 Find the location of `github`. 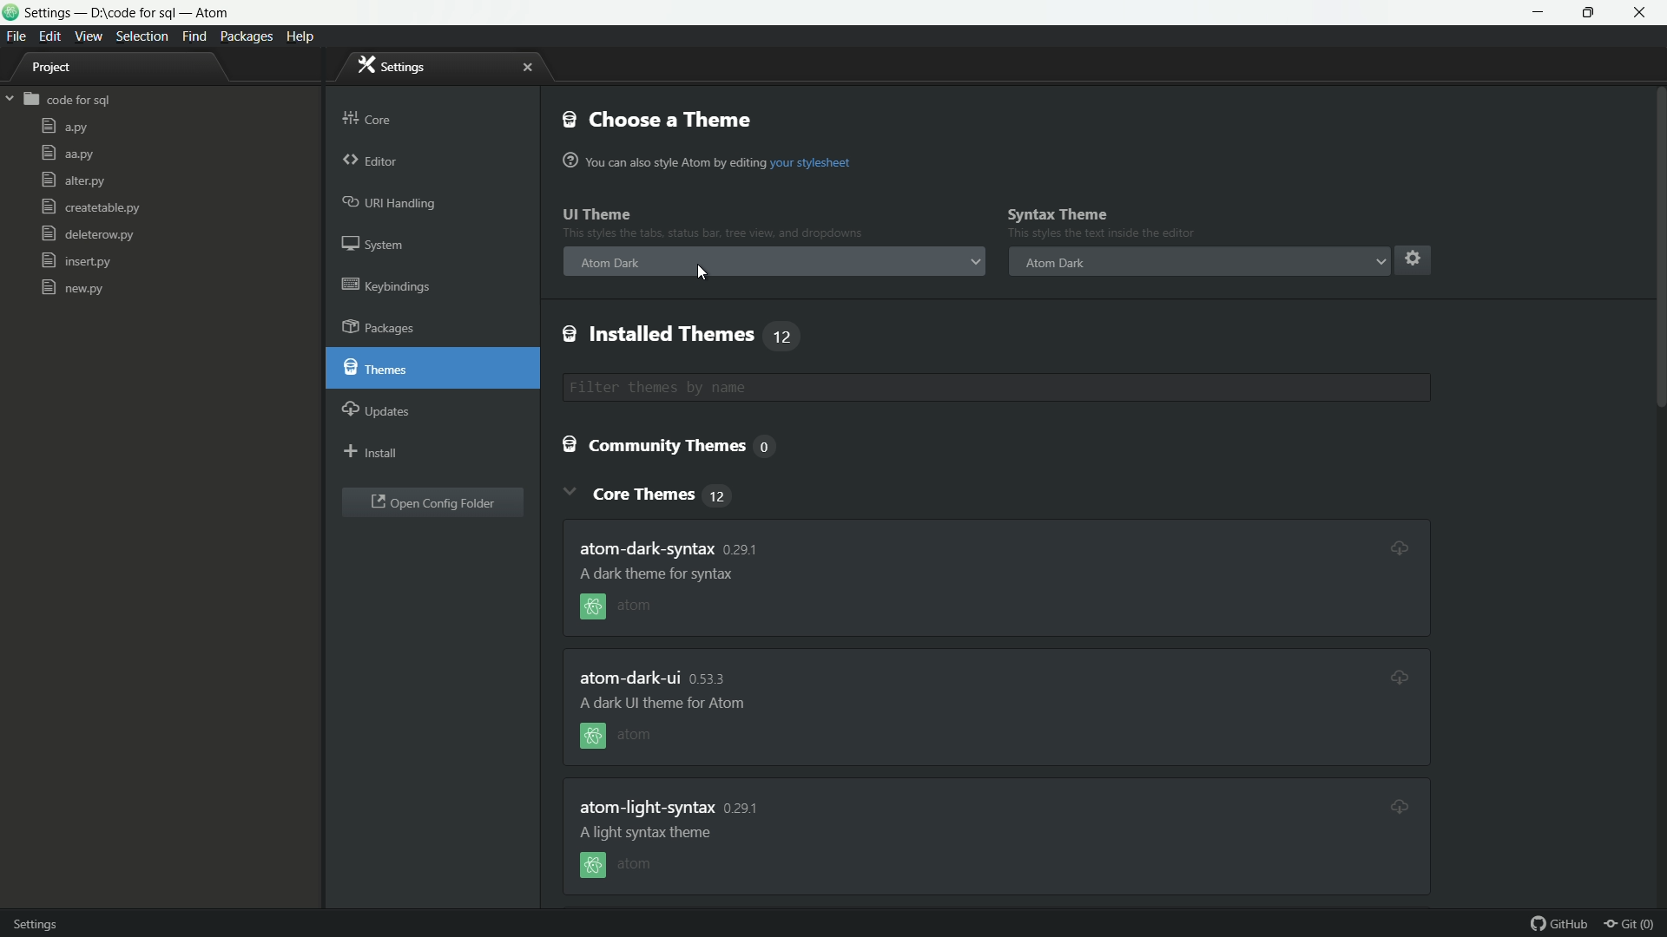

github is located at coordinates (1560, 925).